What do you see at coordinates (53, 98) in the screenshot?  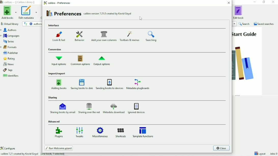 I see `Sharing` at bounding box center [53, 98].